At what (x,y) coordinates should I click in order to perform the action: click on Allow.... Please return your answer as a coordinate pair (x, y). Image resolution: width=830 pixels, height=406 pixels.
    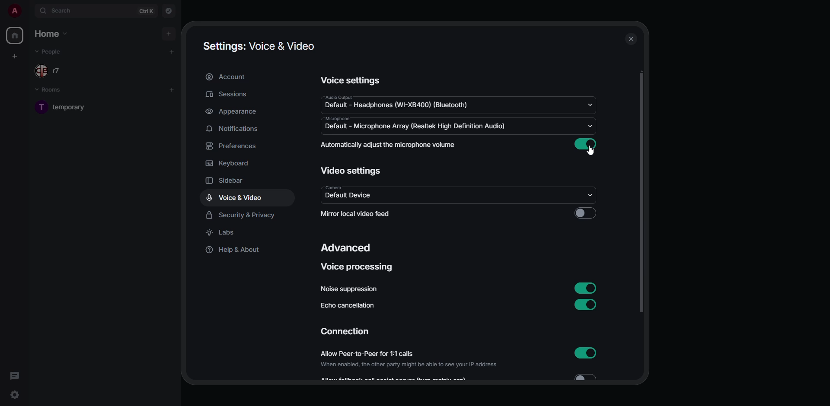
    Looking at the image, I should click on (462, 377).